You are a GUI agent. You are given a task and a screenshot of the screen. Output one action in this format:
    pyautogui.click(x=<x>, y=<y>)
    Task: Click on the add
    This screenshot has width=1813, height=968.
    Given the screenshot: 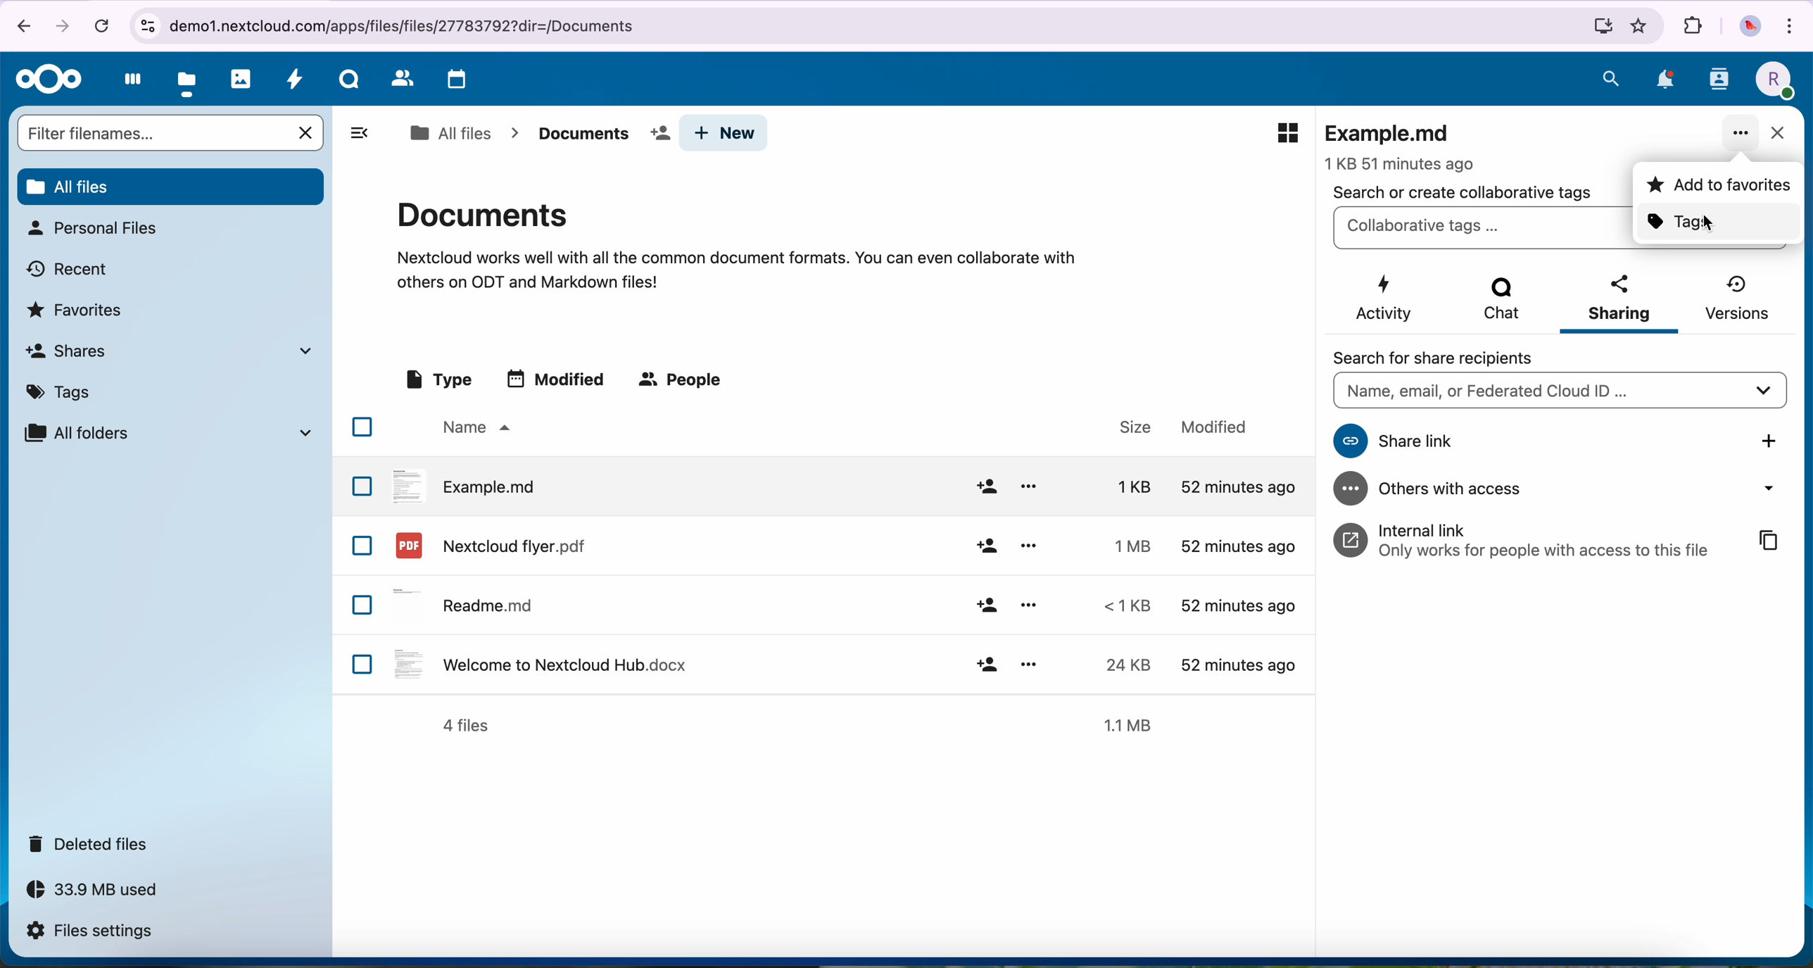 What is the action you would take?
    pyautogui.click(x=986, y=606)
    